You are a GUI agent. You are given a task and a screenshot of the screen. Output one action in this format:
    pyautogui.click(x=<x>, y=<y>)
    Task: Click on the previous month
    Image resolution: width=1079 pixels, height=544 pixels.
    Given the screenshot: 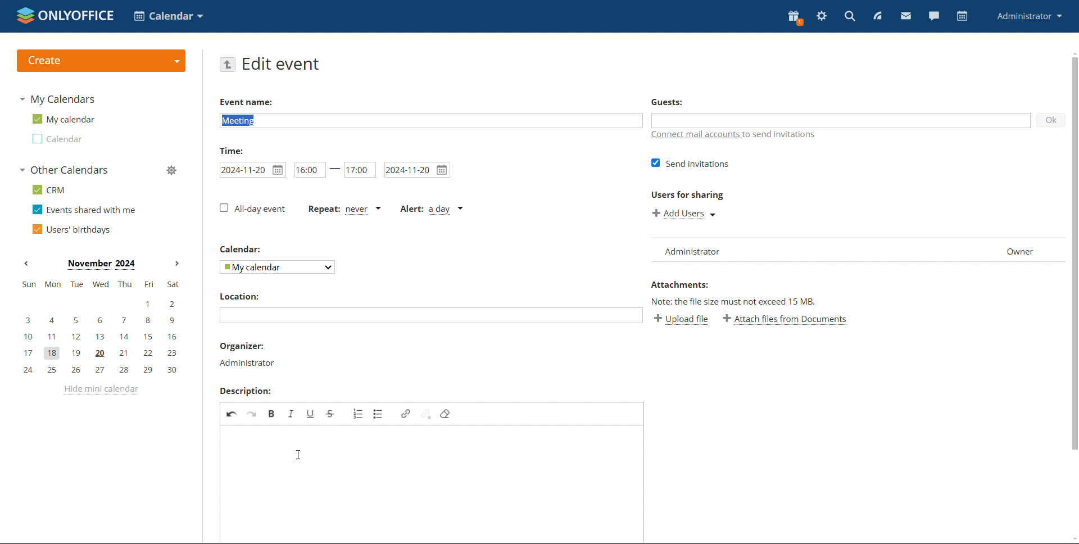 What is the action you would take?
    pyautogui.click(x=26, y=264)
    